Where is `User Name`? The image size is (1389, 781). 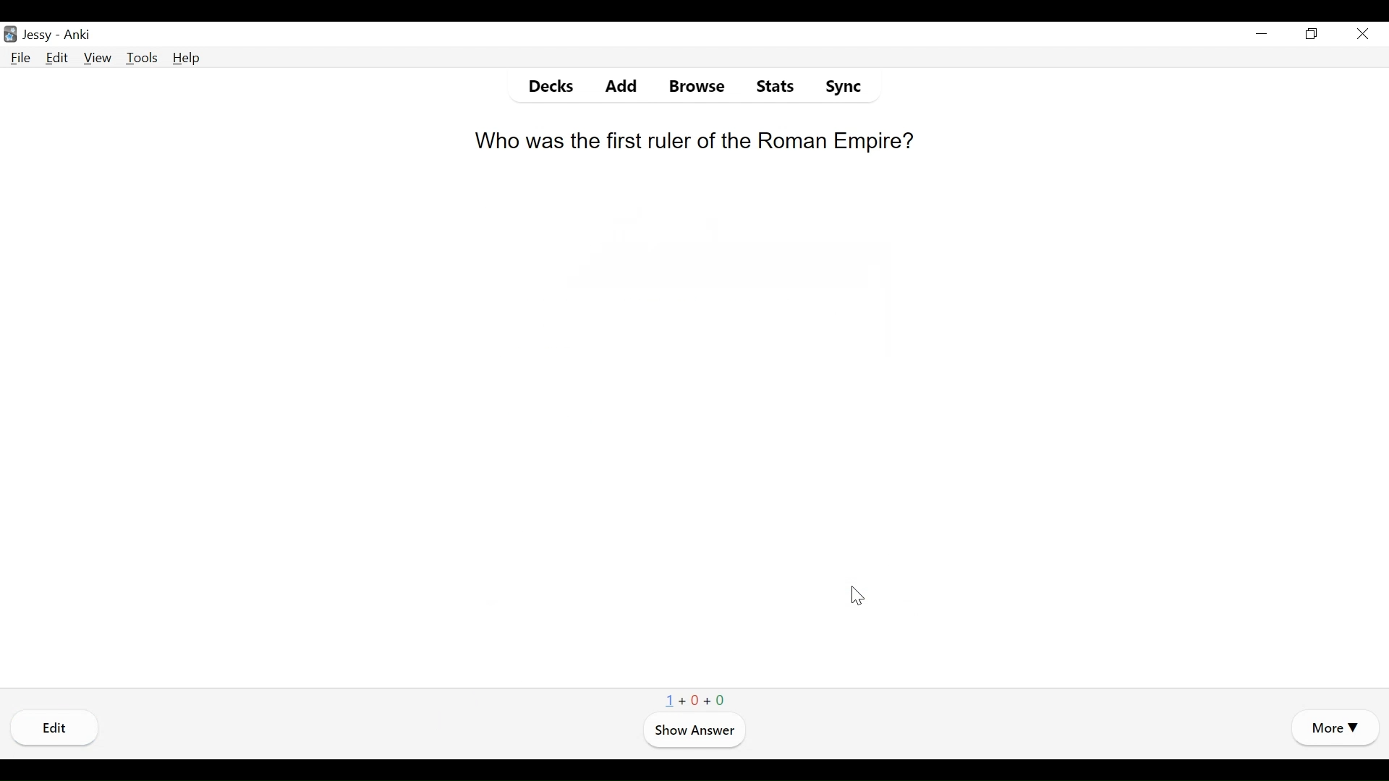 User Name is located at coordinates (37, 36).